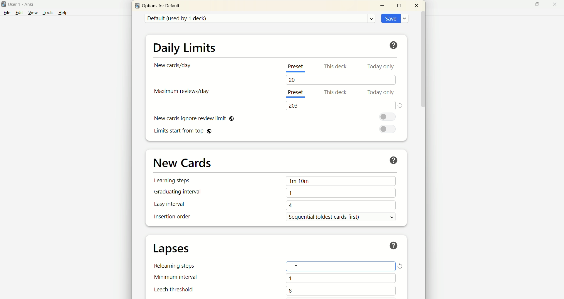 This screenshot has width=564, height=299. What do you see at coordinates (193, 119) in the screenshot?
I see `new card ignore review limit` at bounding box center [193, 119].